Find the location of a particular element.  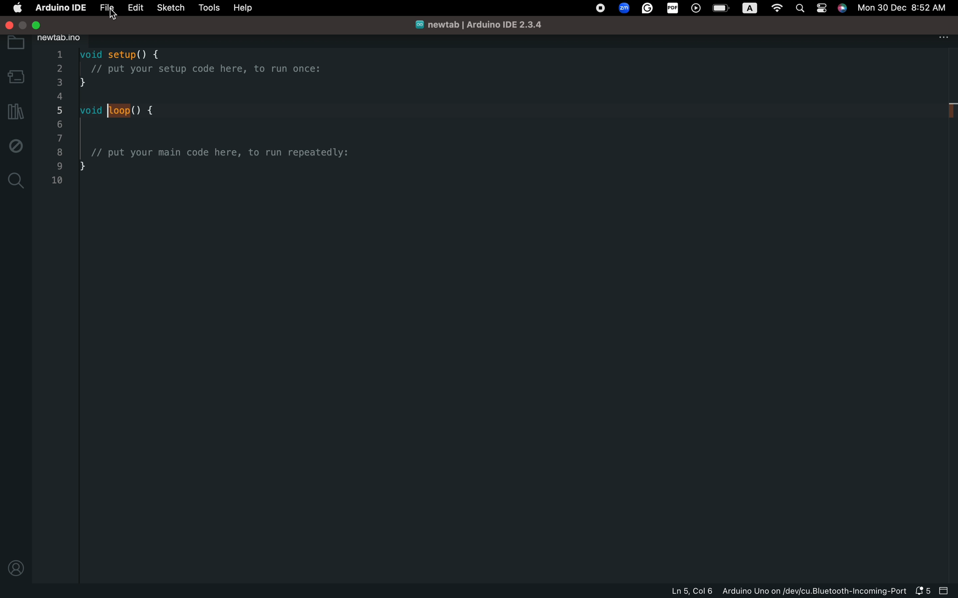

file is located at coordinates (105, 9).